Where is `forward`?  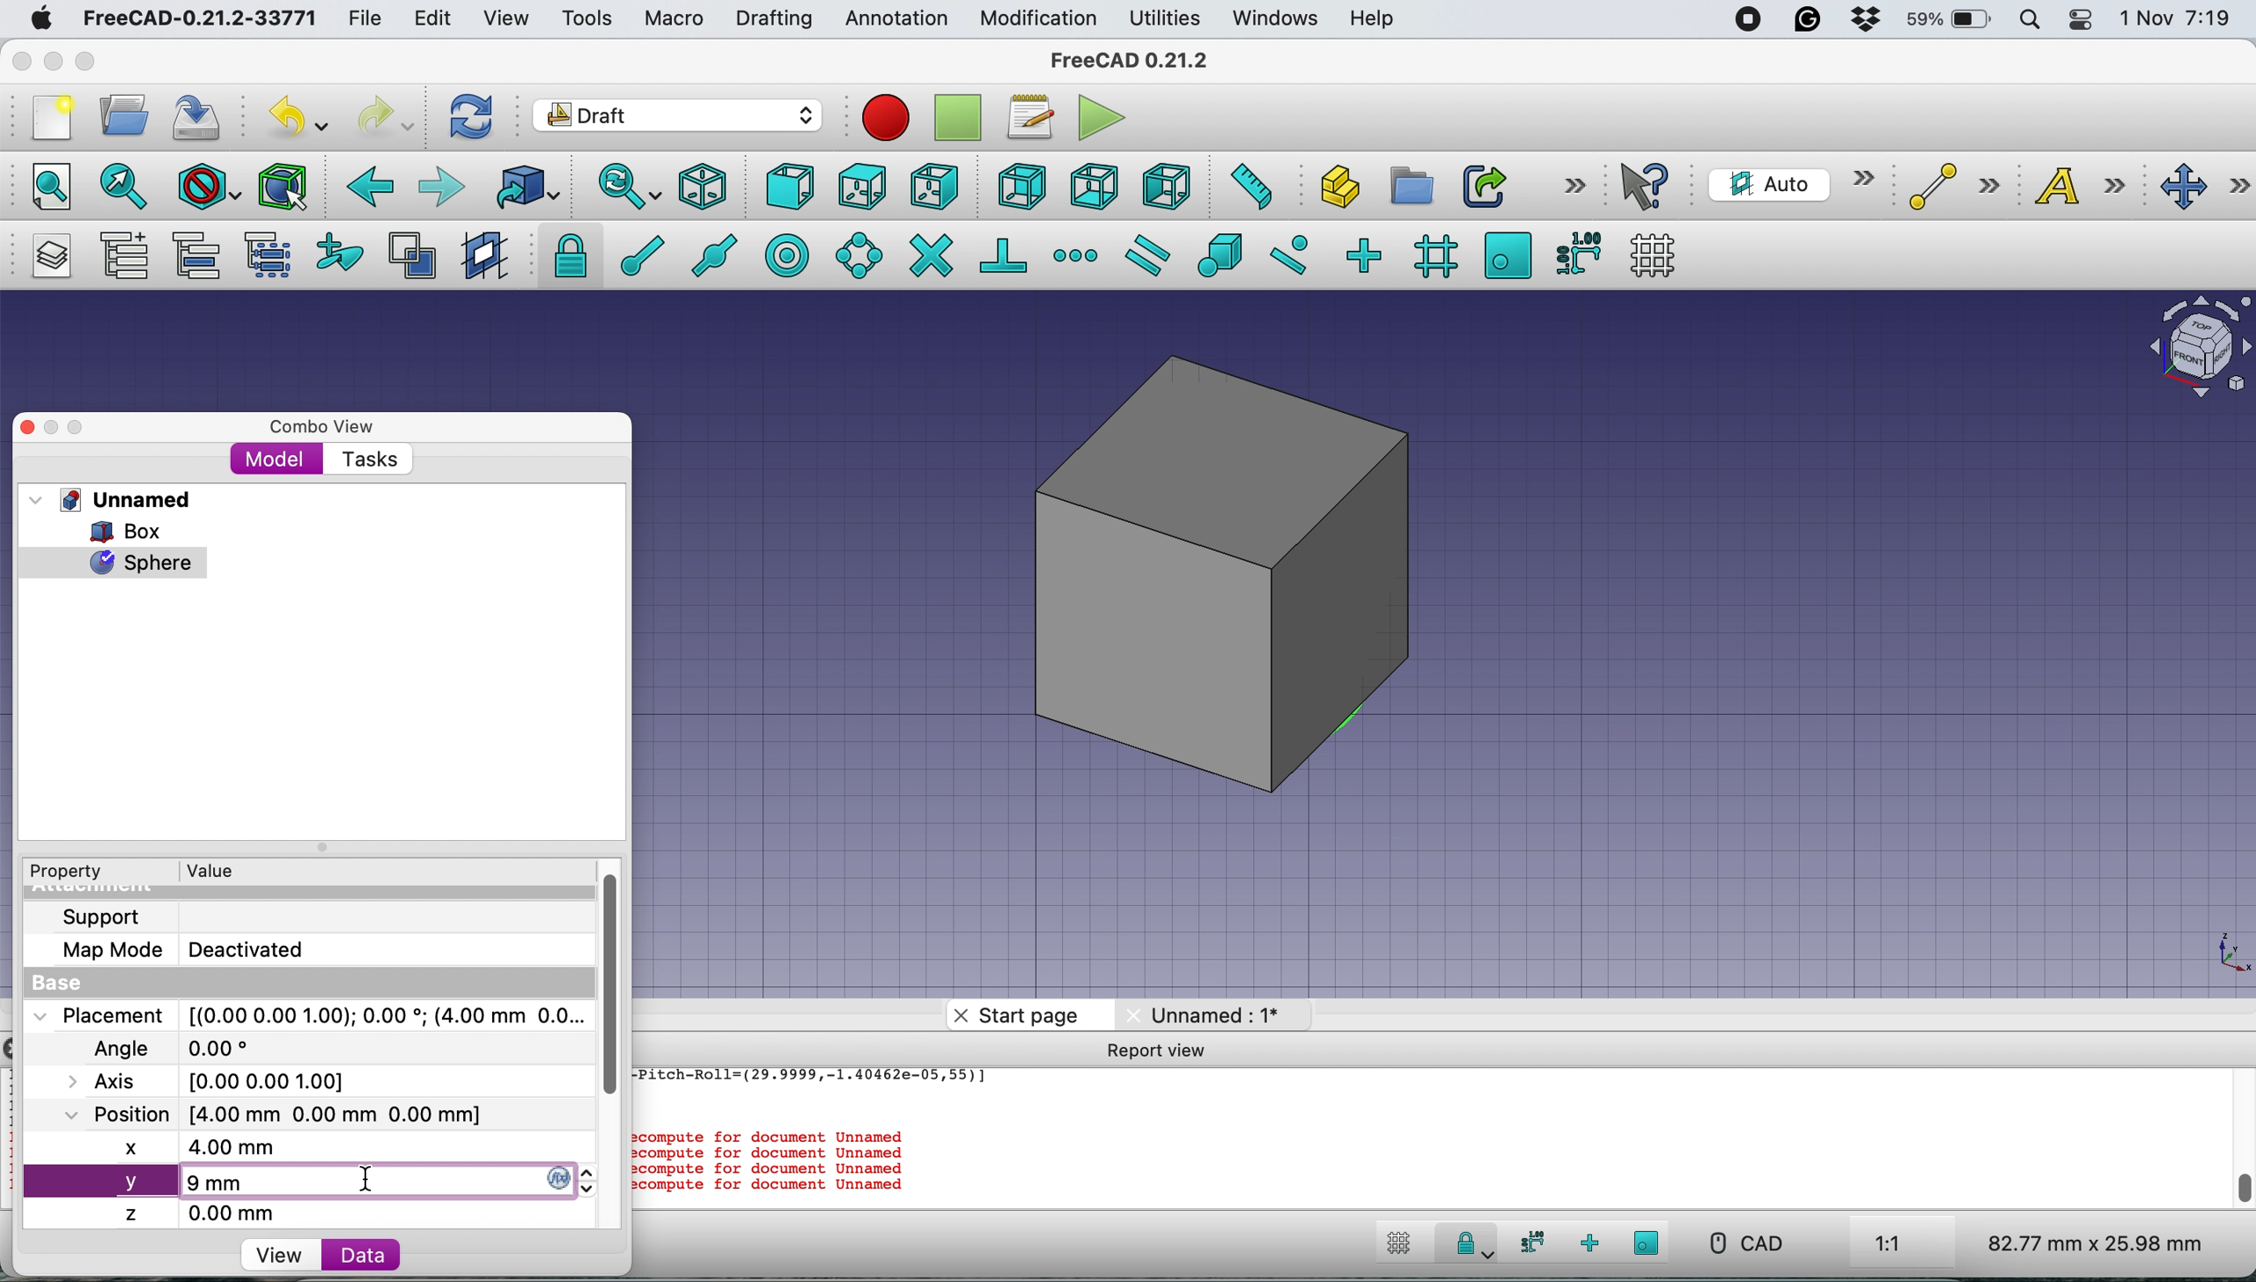 forward is located at coordinates (440, 186).